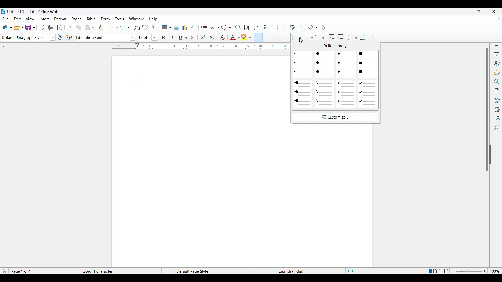  What do you see at coordinates (60, 38) in the screenshot?
I see `update style` at bounding box center [60, 38].